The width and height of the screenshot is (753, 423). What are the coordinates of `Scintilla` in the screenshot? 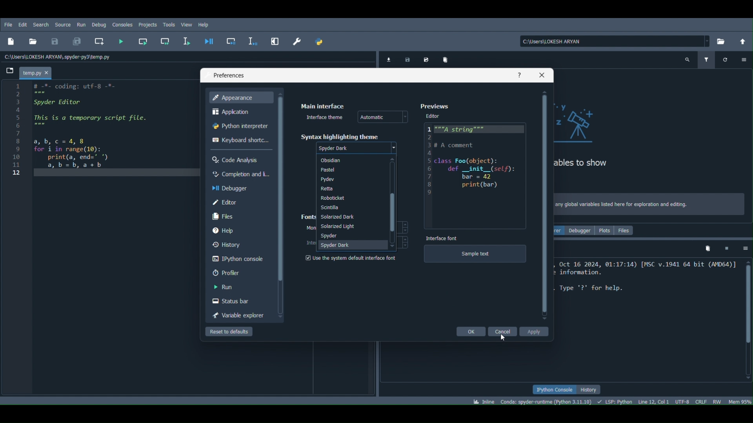 It's located at (351, 207).